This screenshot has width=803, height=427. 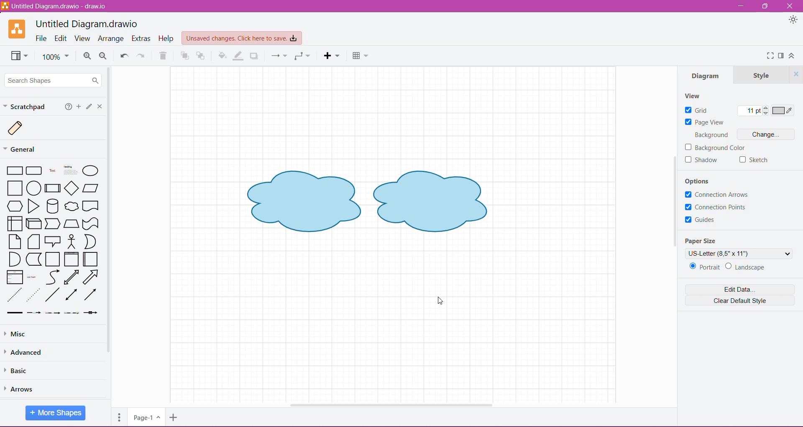 What do you see at coordinates (302, 56) in the screenshot?
I see `Waypoint` at bounding box center [302, 56].